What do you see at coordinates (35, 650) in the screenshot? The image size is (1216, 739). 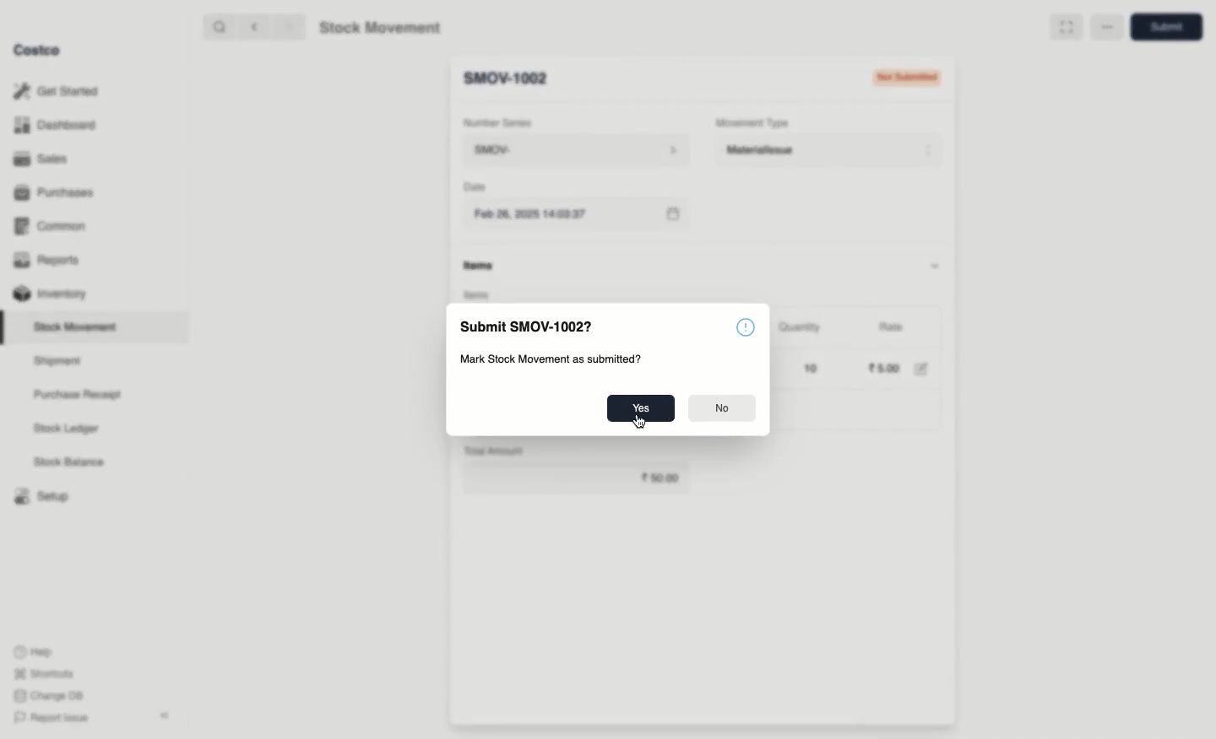 I see `Help` at bounding box center [35, 650].